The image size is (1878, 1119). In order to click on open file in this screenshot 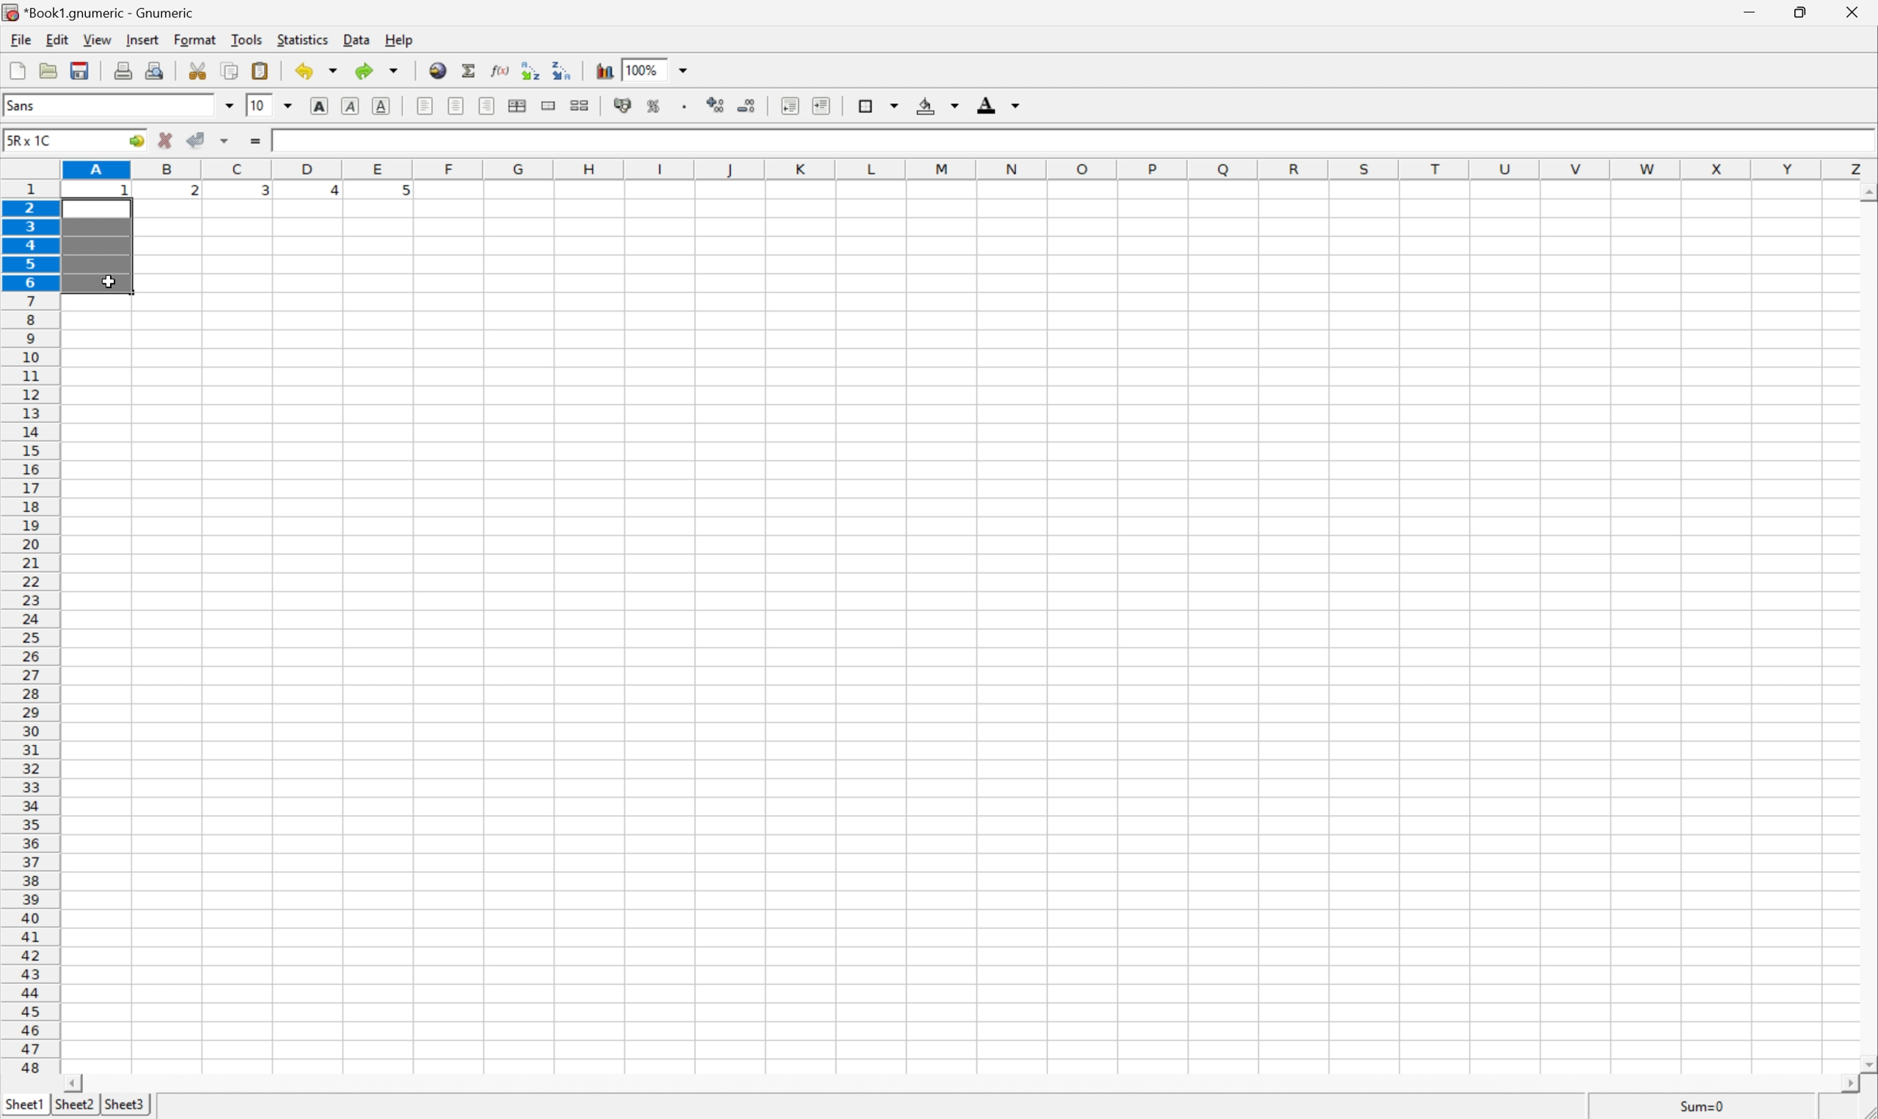, I will do `click(51, 69)`.